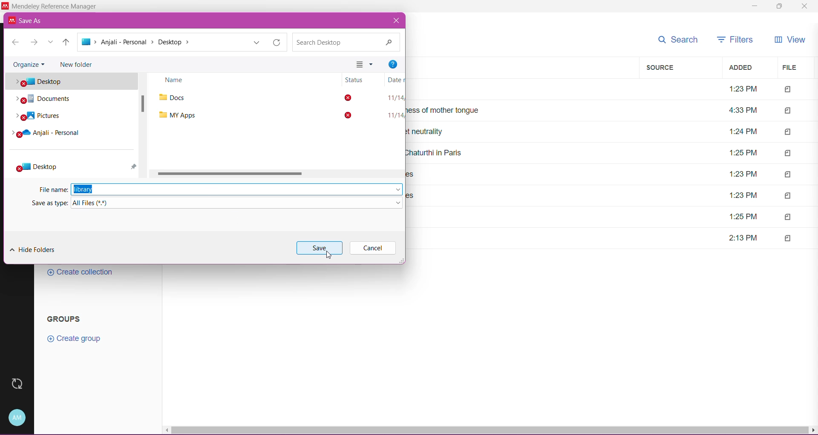  I want to click on File name, so click(52, 190).